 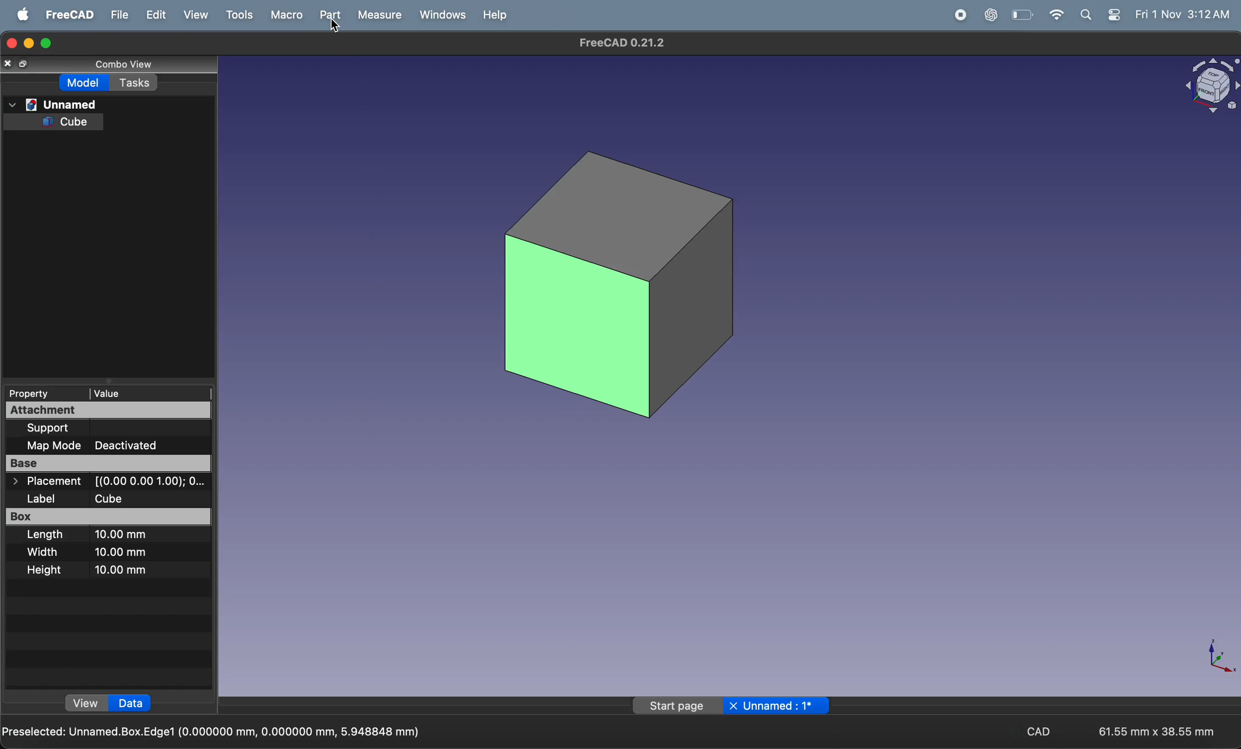 What do you see at coordinates (1023, 15) in the screenshot?
I see `battery` at bounding box center [1023, 15].